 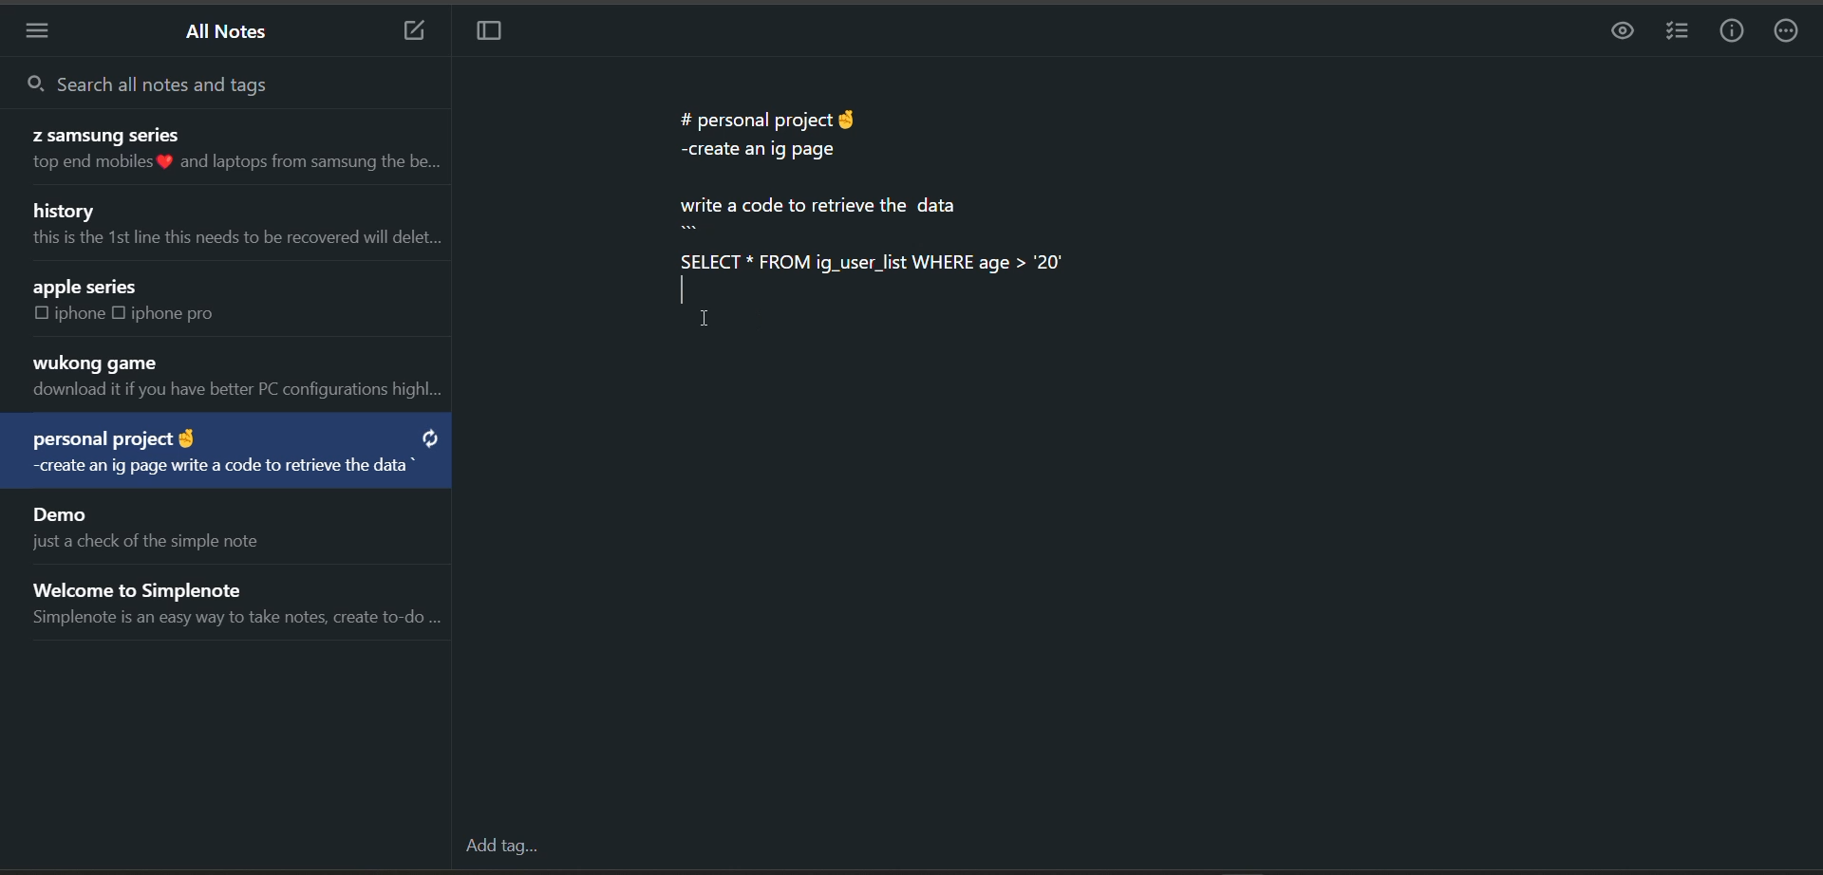 What do you see at coordinates (199, 82) in the screenshot?
I see `search all notes and tags` at bounding box center [199, 82].